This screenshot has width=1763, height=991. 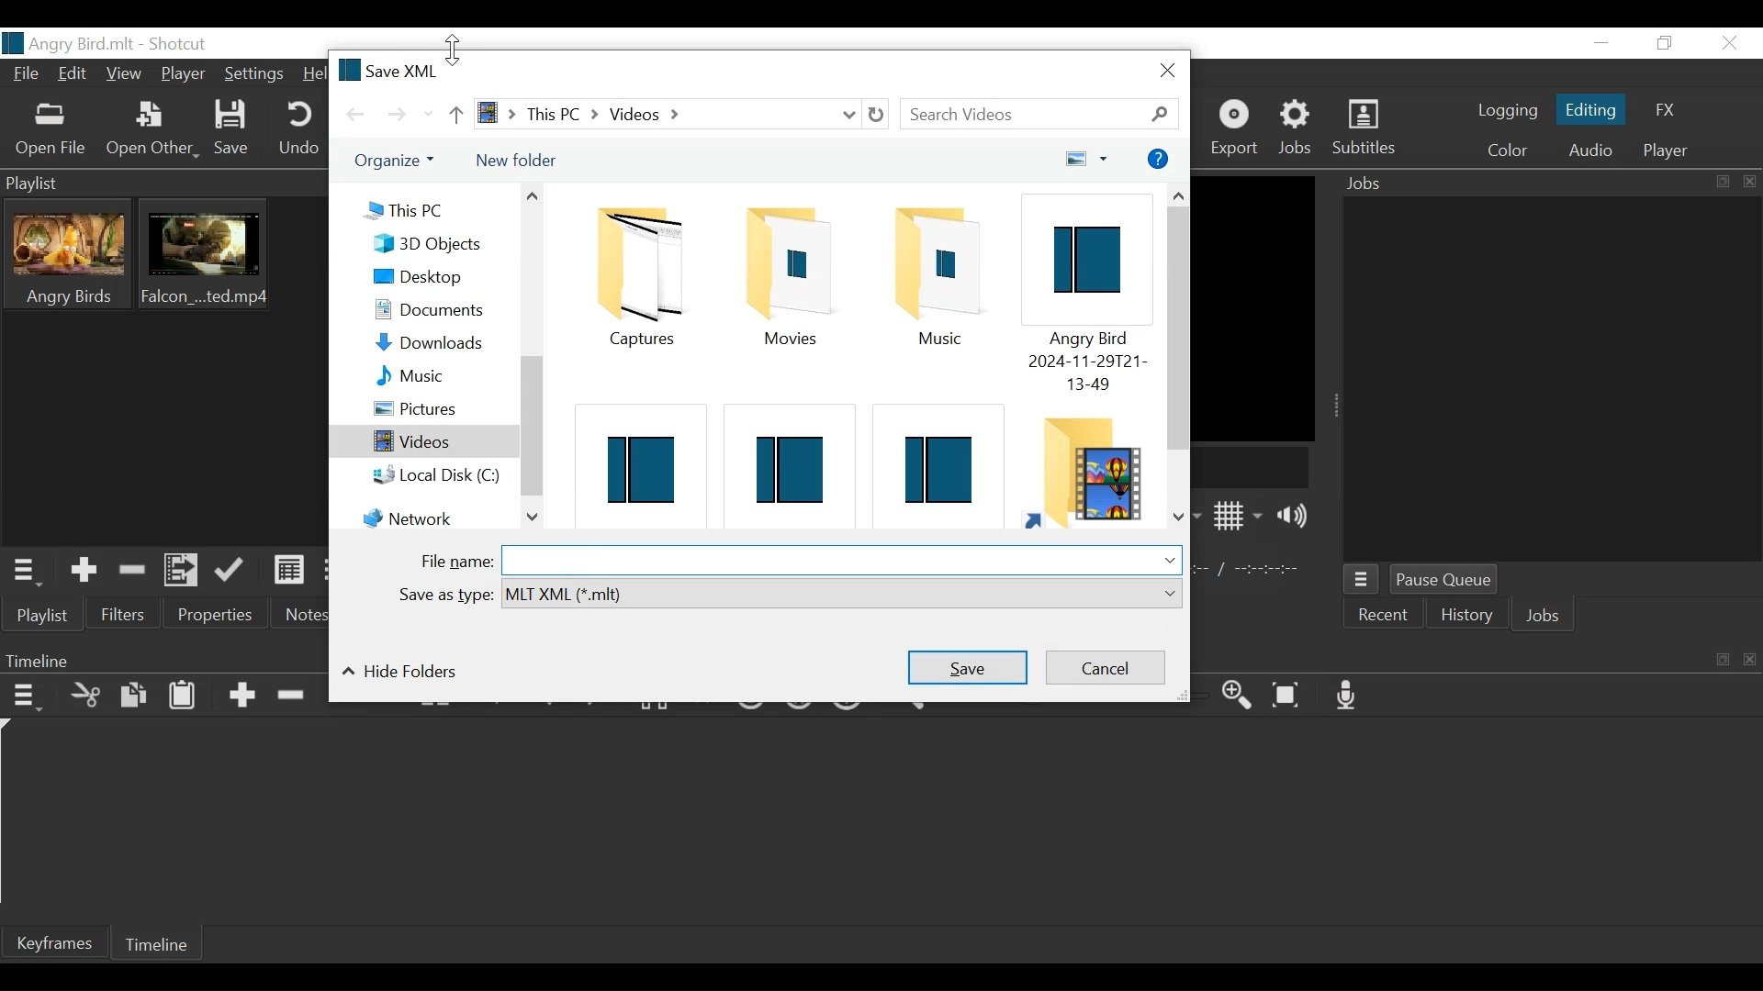 What do you see at coordinates (1502, 112) in the screenshot?
I see `logging` at bounding box center [1502, 112].